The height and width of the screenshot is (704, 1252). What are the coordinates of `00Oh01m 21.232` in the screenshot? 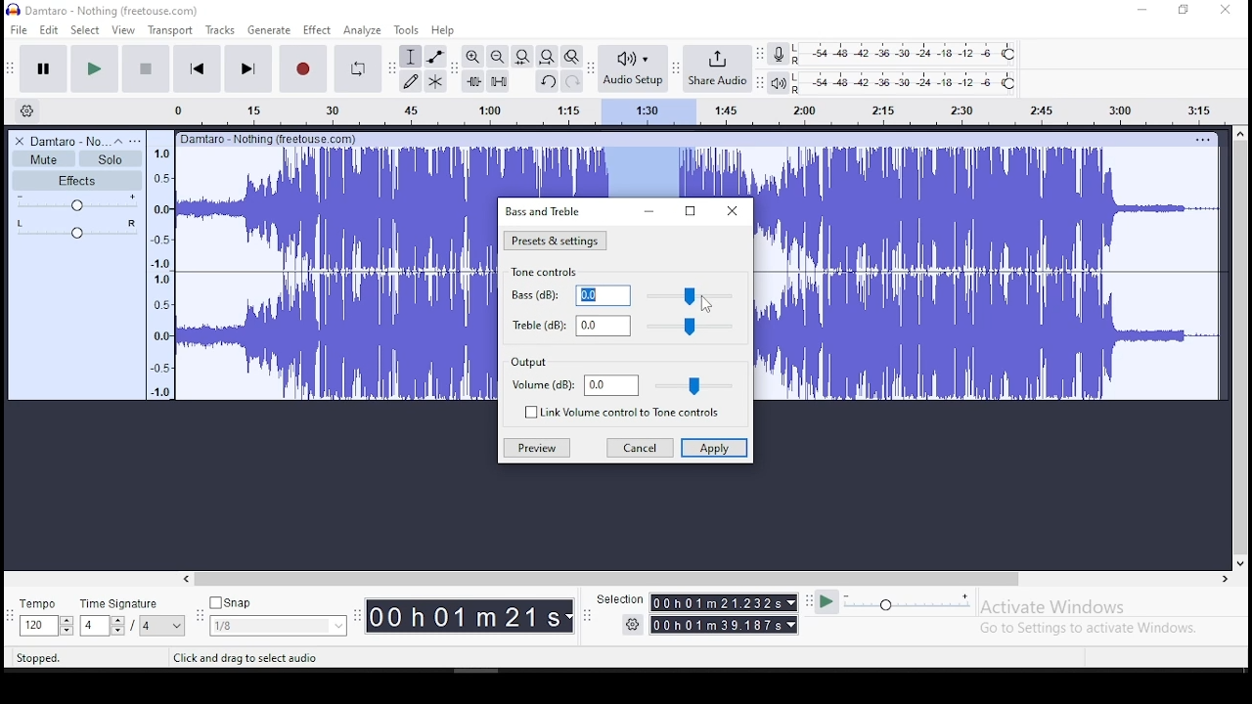 It's located at (715, 602).